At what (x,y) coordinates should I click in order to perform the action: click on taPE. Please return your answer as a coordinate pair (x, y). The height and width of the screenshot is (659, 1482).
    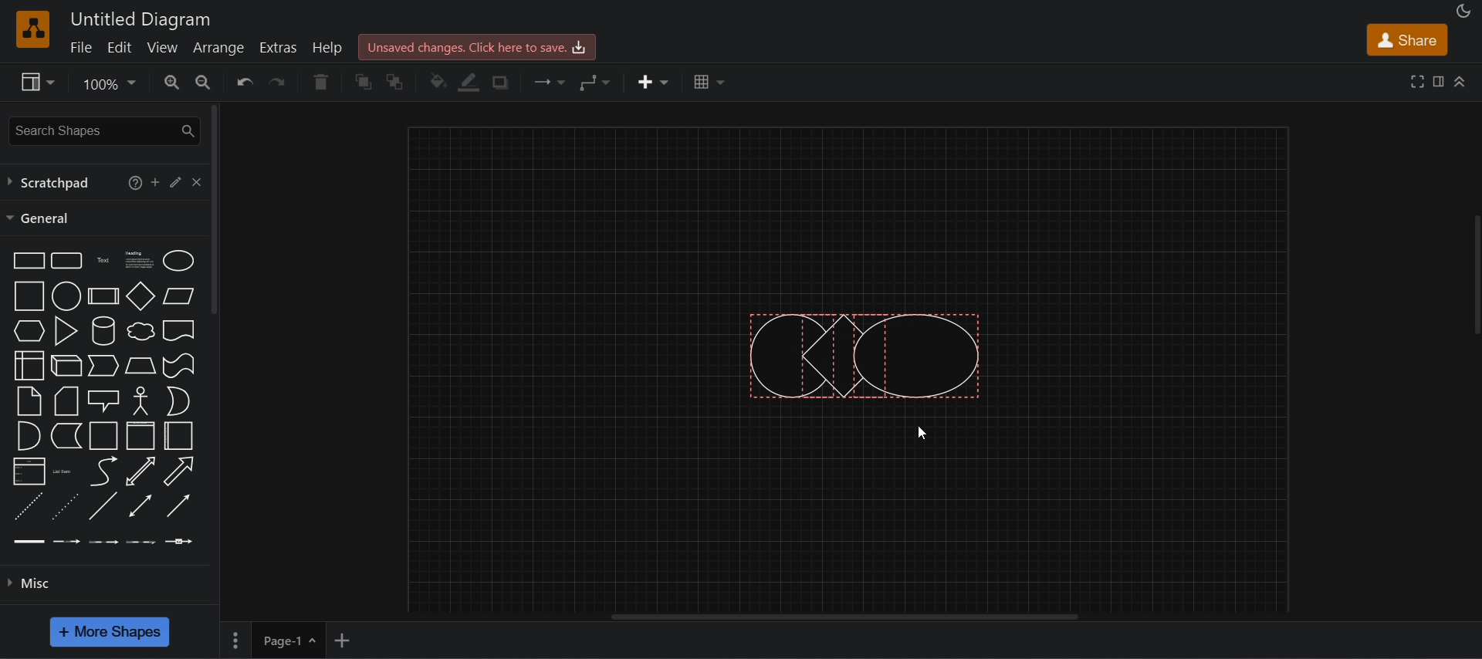
    Looking at the image, I should click on (179, 365).